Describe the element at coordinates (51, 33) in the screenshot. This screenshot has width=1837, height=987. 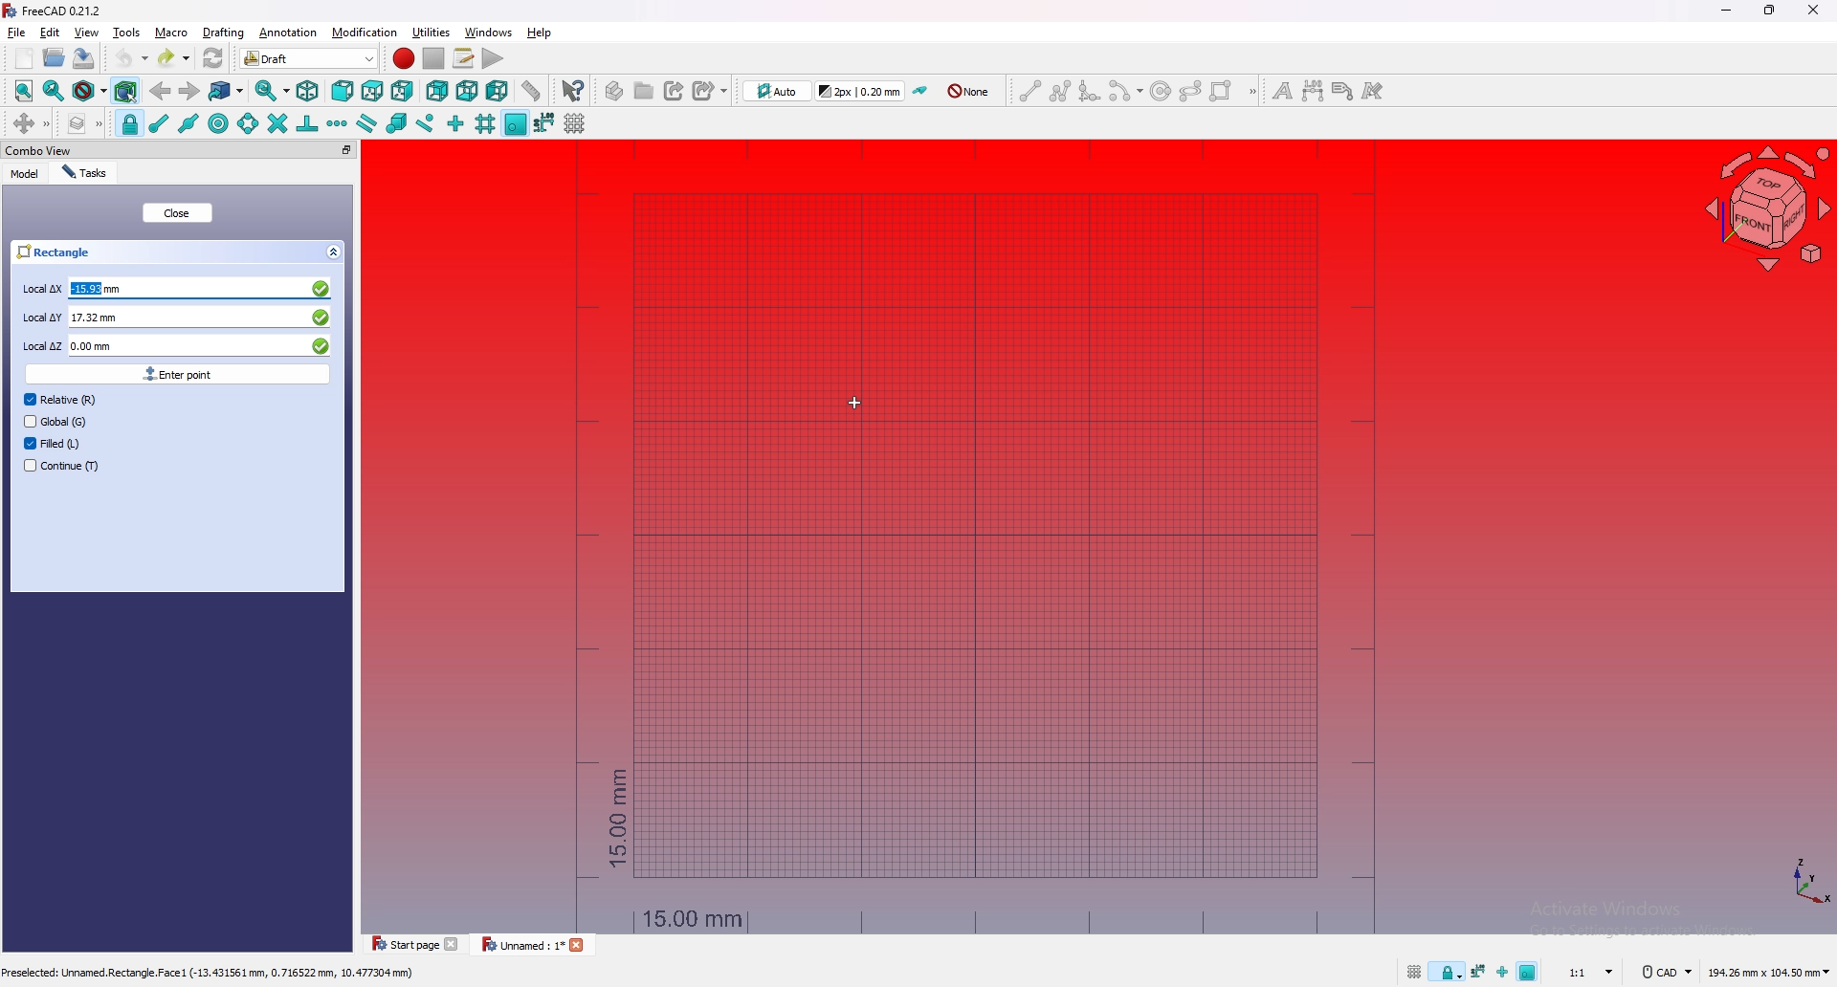
I see `edit` at that location.